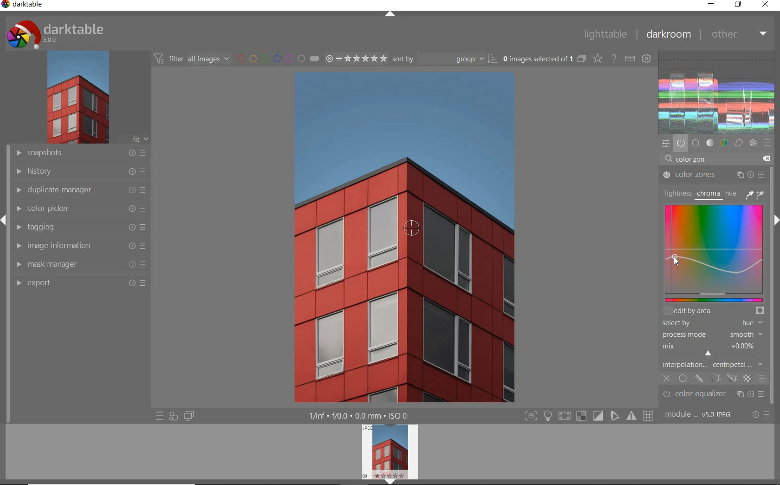 Image resolution: width=780 pixels, height=485 pixels. I want to click on color equalizer, so click(718, 396).